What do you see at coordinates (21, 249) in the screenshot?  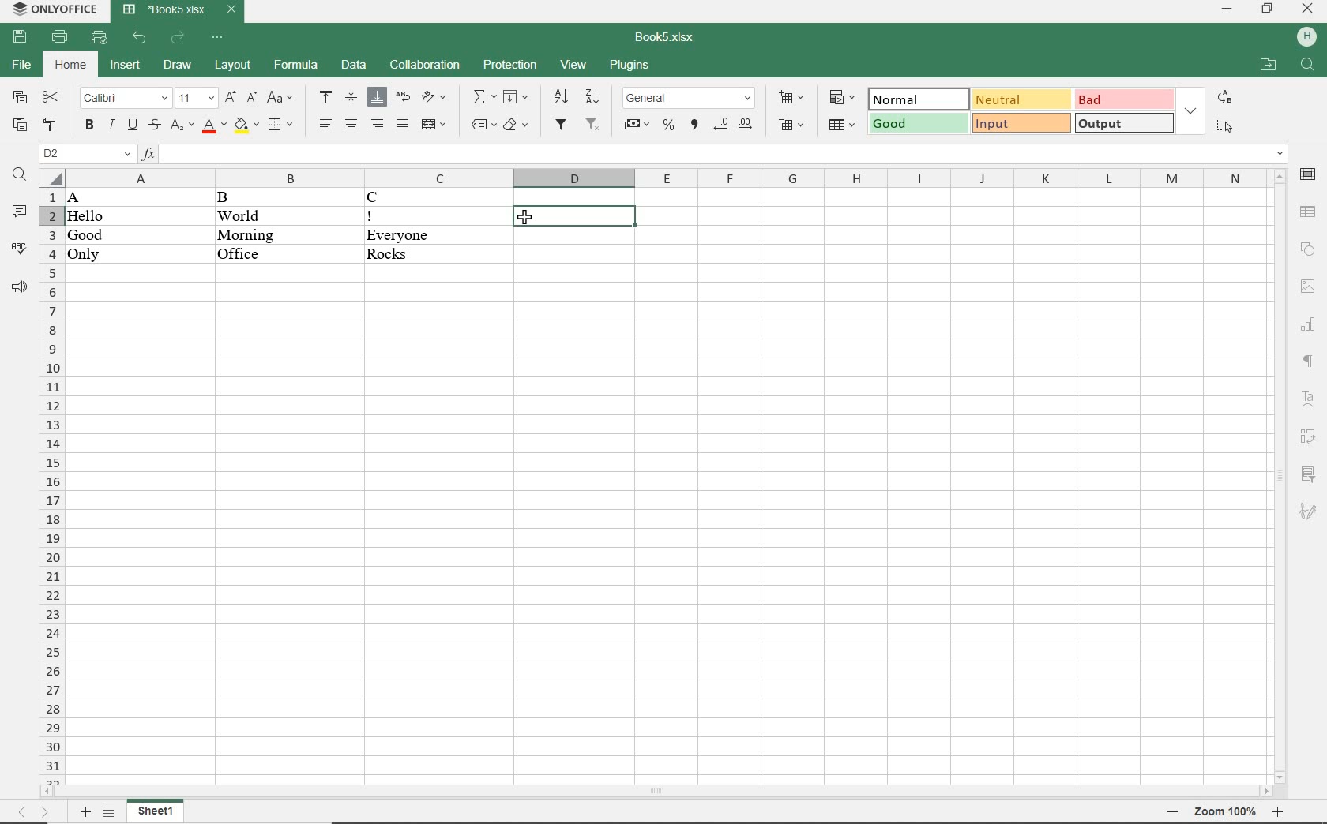 I see `spelling check` at bounding box center [21, 249].